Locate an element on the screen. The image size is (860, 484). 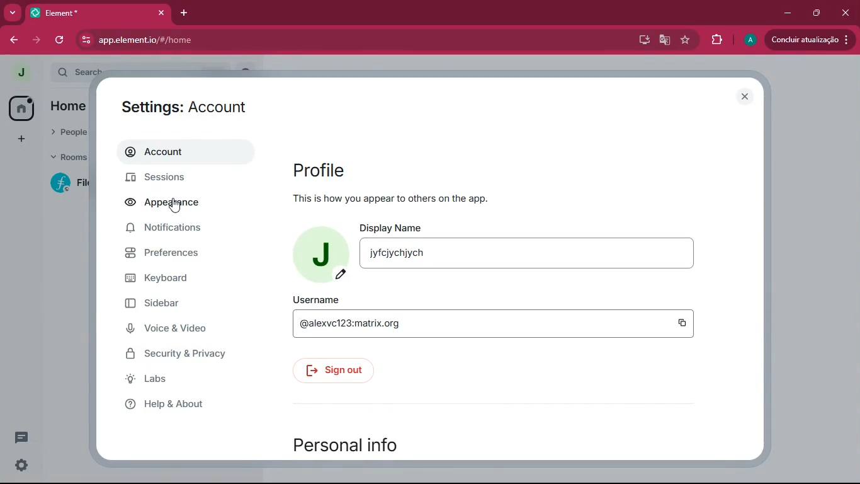
forward is located at coordinates (35, 40).